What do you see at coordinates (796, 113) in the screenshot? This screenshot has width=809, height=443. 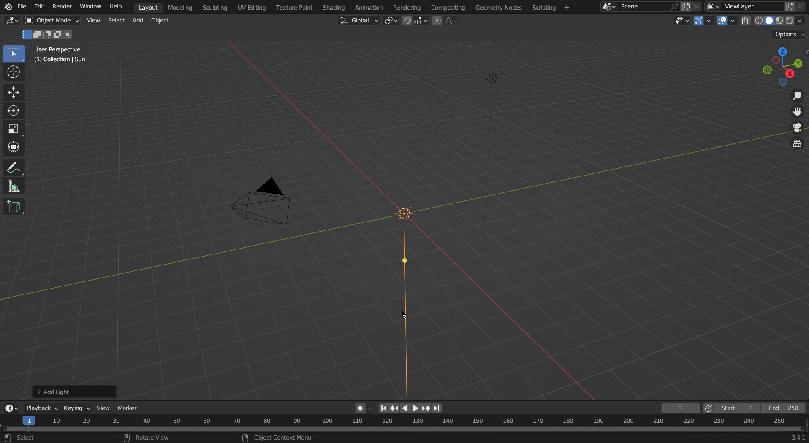 I see `Move View` at bounding box center [796, 113].